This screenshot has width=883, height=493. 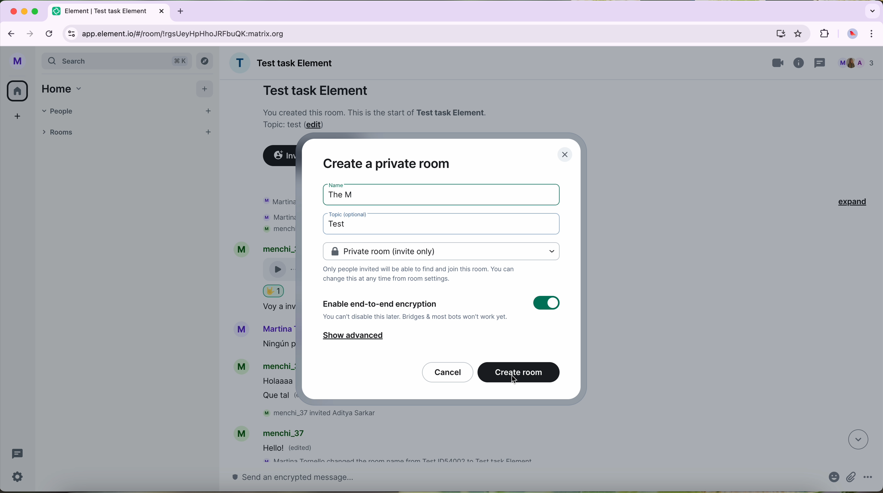 I want to click on Test task Element, so click(x=316, y=90).